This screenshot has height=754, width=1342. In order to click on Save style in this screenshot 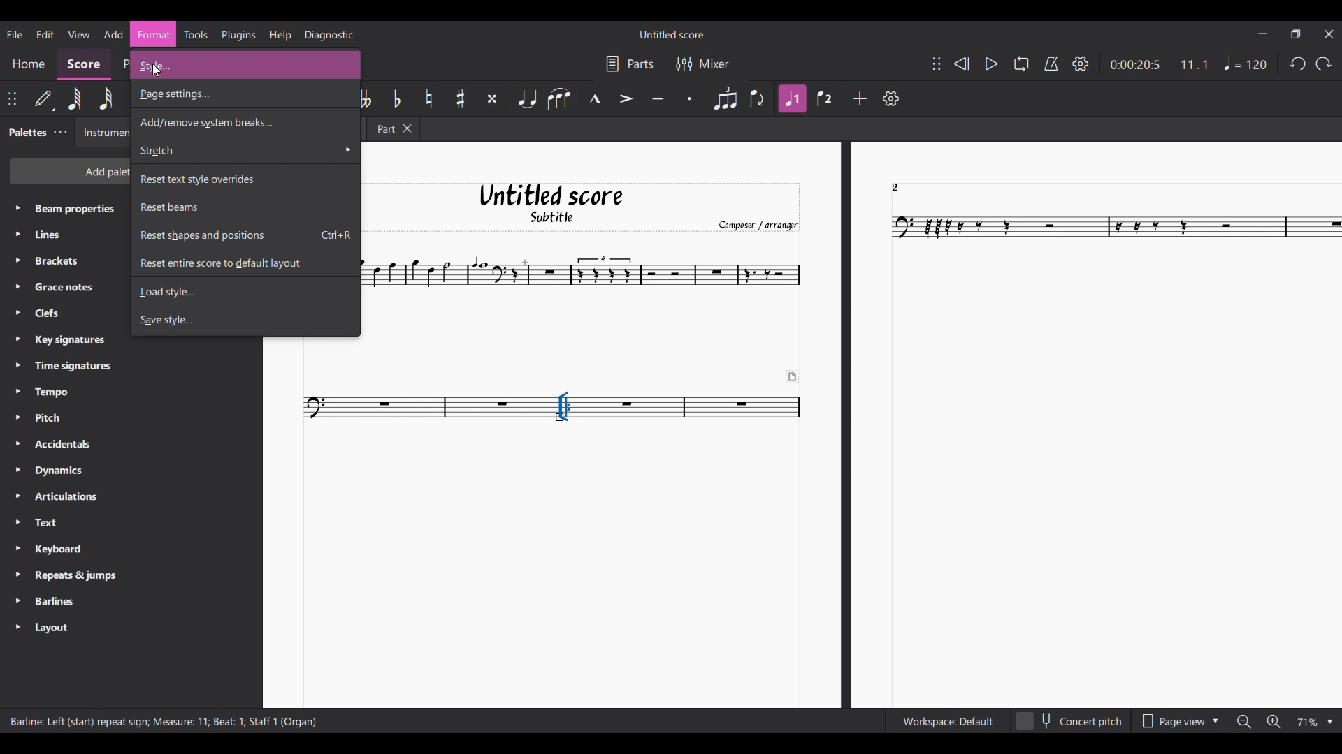, I will do `click(245, 320)`.